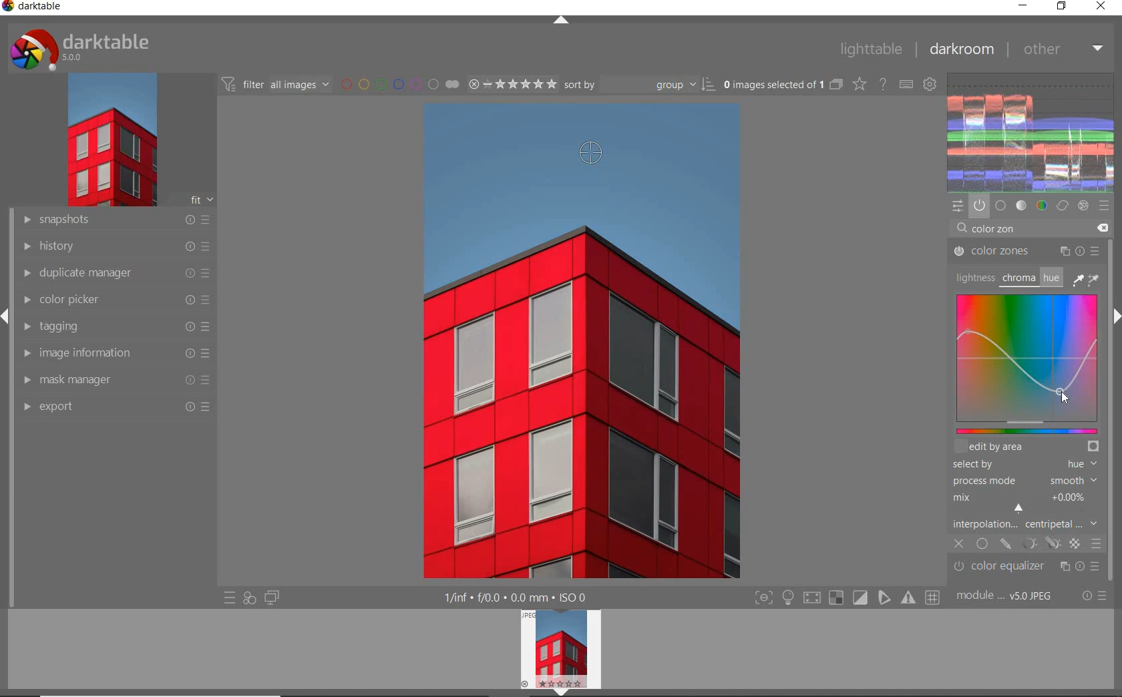 The width and height of the screenshot is (1122, 697). Describe the element at coordinates (982, 545) in the screenshot. I see `UNIFORMLY` at that location.